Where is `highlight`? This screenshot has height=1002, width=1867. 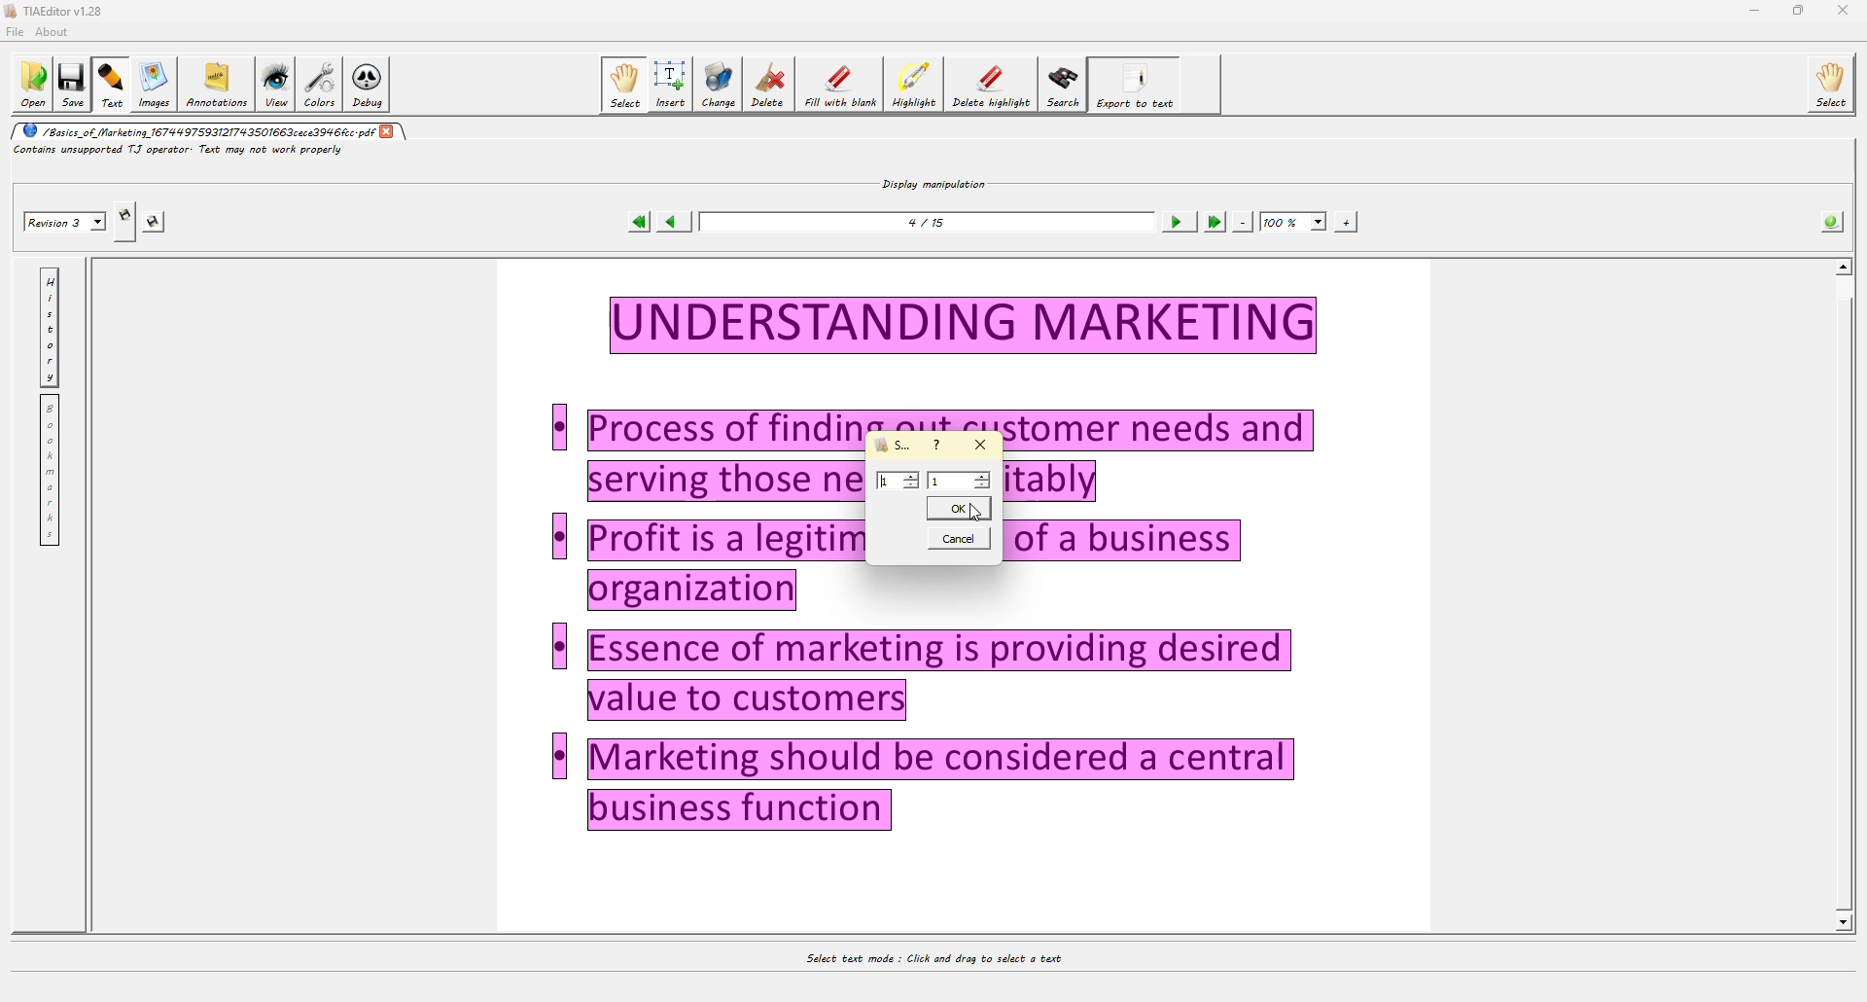
highlight is located at coordinates (918, 84).